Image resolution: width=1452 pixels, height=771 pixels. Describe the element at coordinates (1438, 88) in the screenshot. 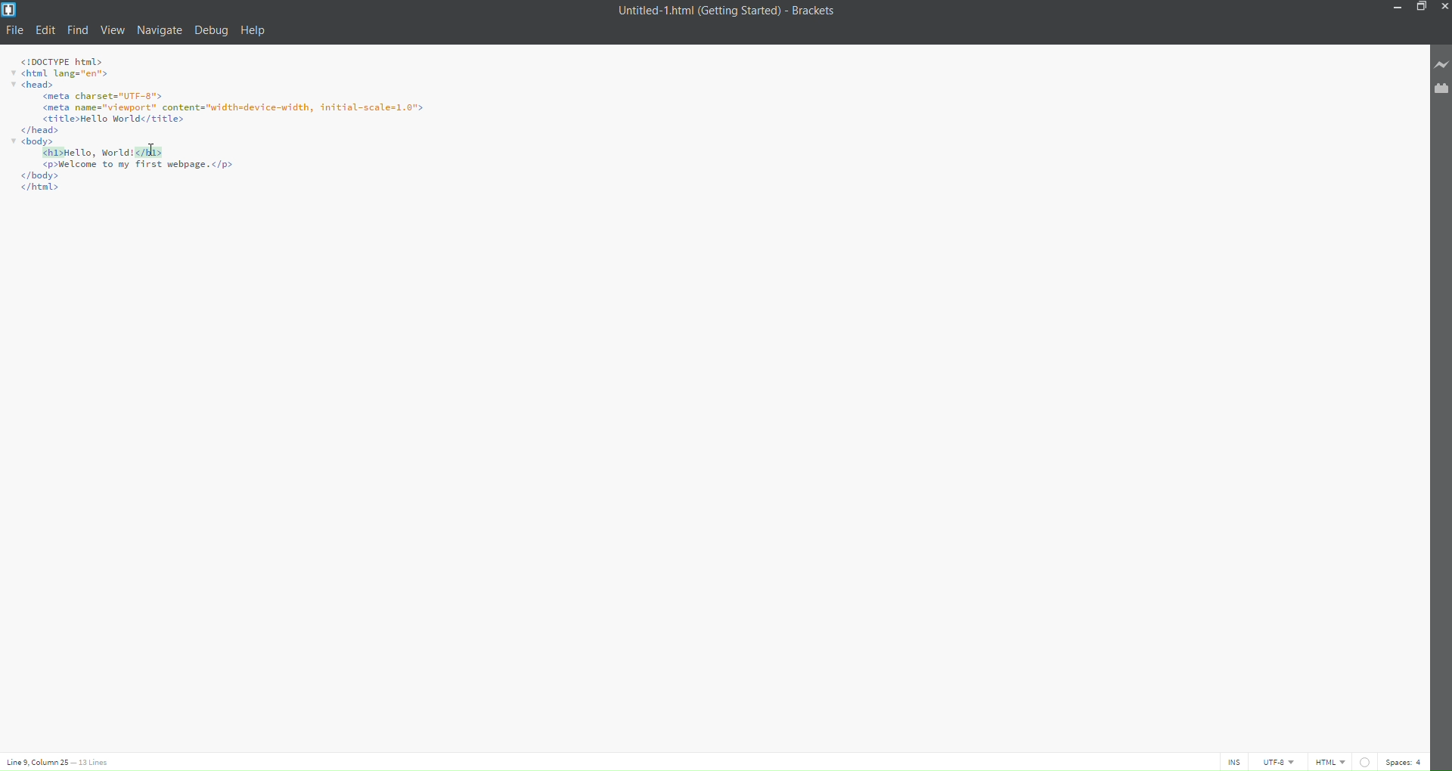

I see `extension manager` at that location.